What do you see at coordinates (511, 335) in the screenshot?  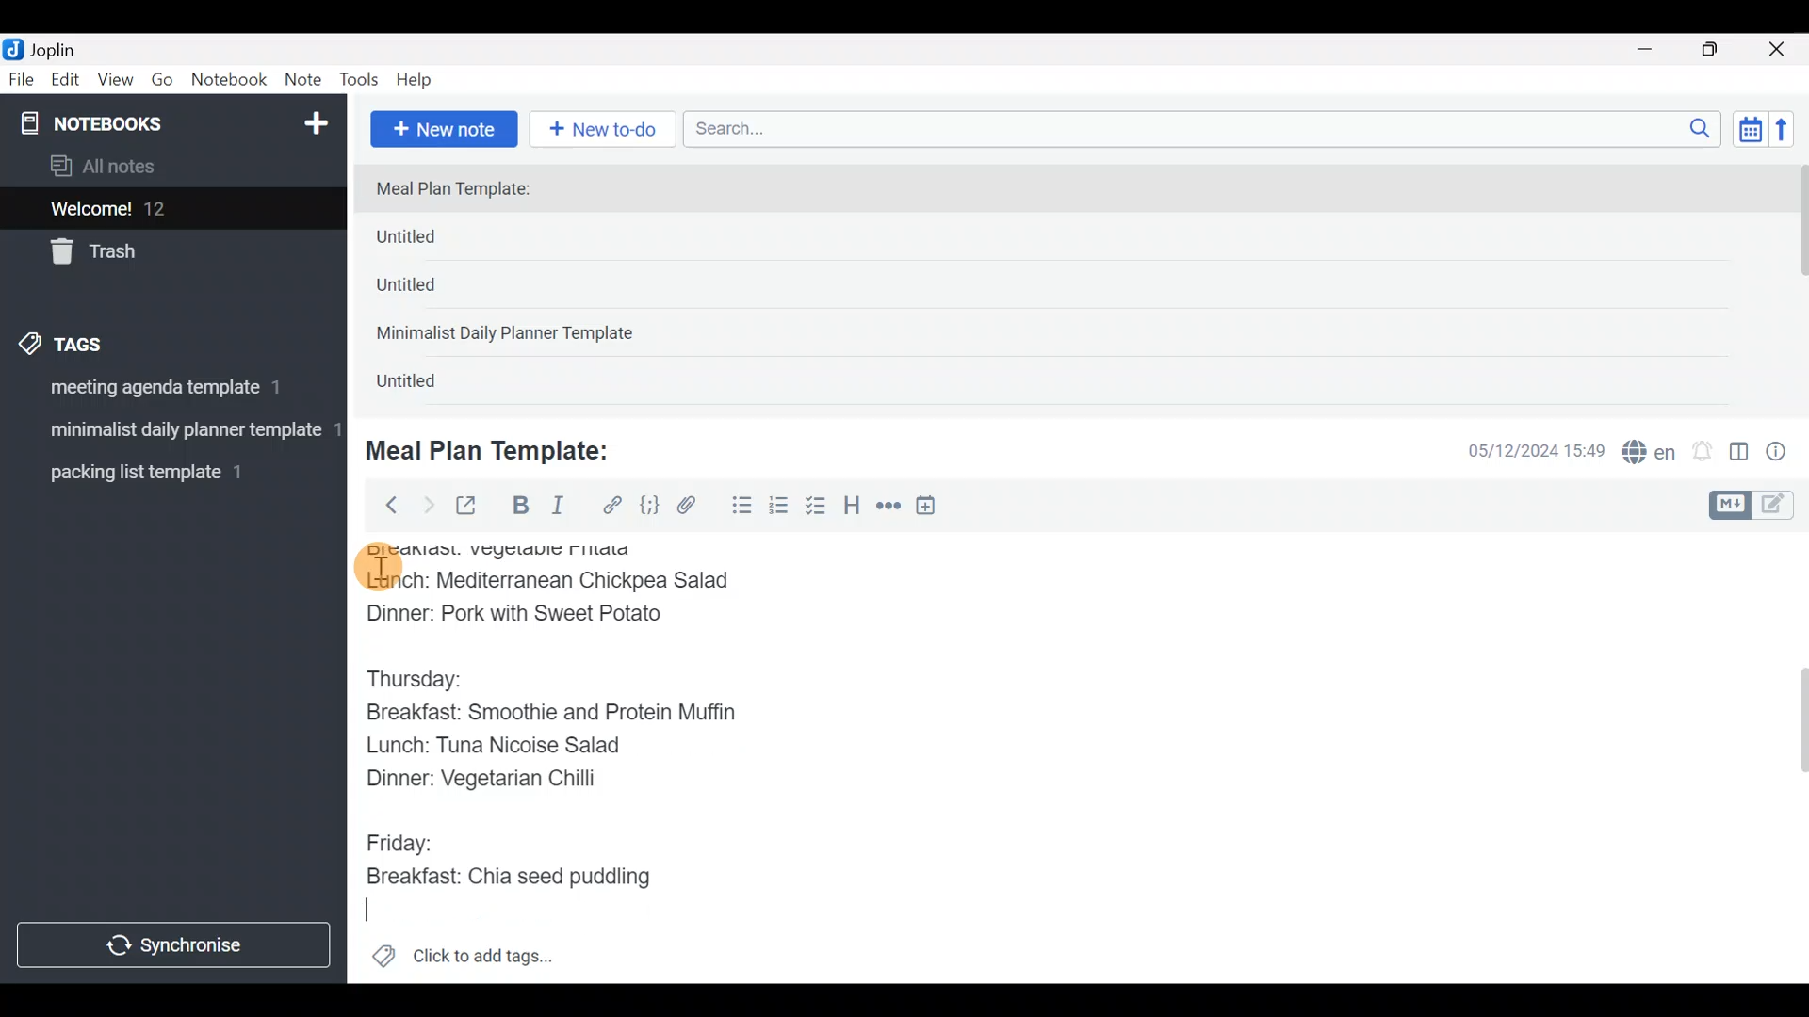 I see `Minimalist Daily Planner Template` at bounding box center [511, 335].